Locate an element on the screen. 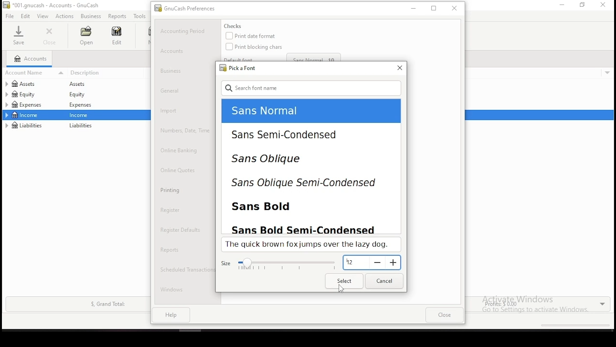  mouse pointer is located at coordinates (341, 291).